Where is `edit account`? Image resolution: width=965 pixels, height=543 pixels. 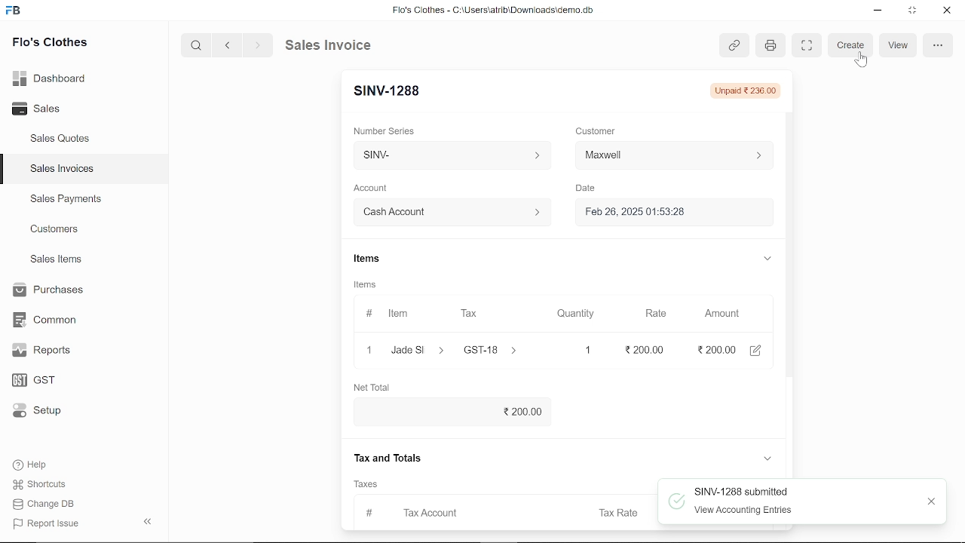
edit account is located at coordinates (758, 349).